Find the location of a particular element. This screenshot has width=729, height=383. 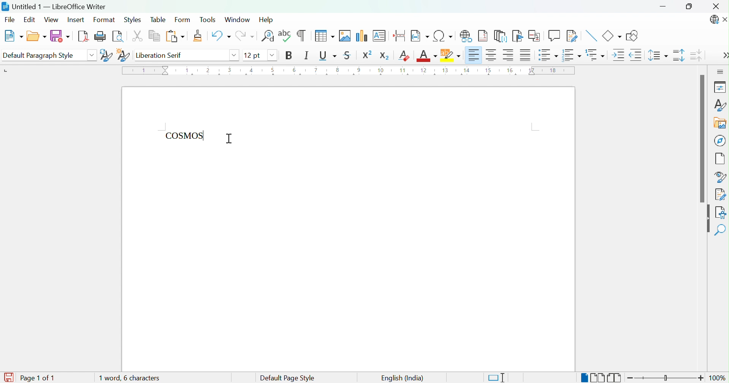

Ruler is located at coordinates (347, 72).